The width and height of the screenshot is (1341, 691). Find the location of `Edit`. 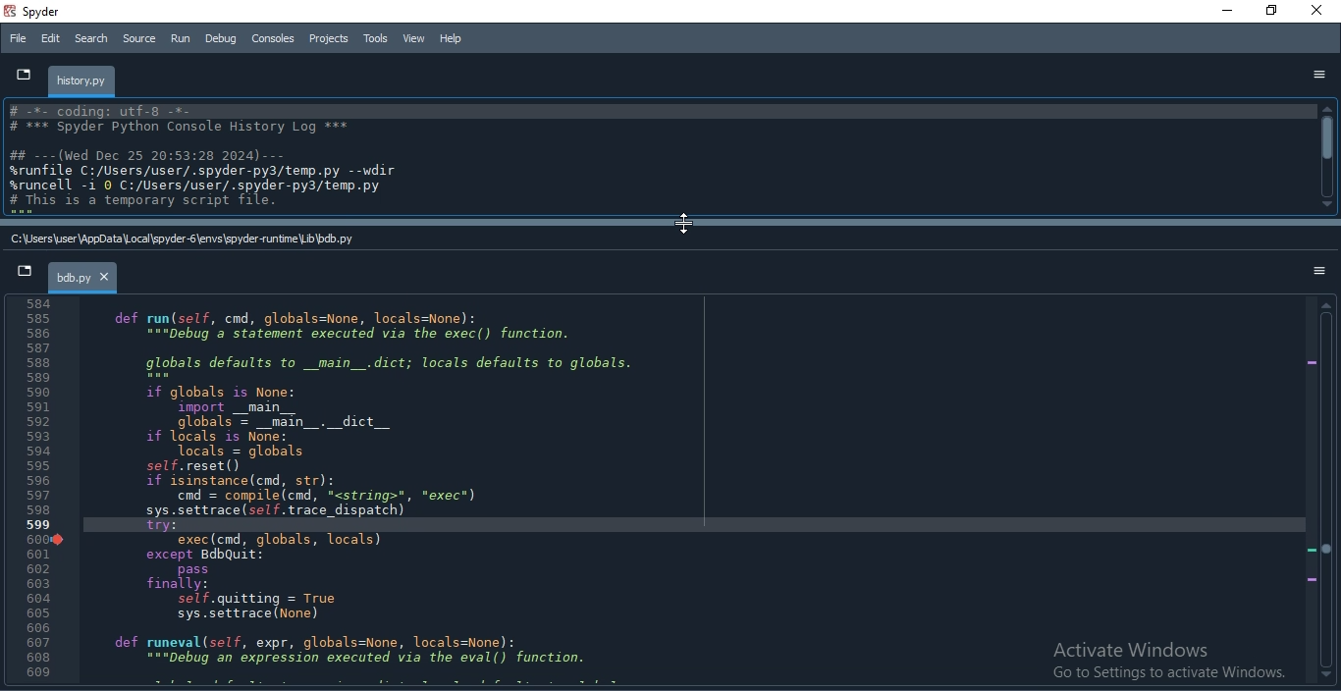

Edit is located at coordinates (51, 40).